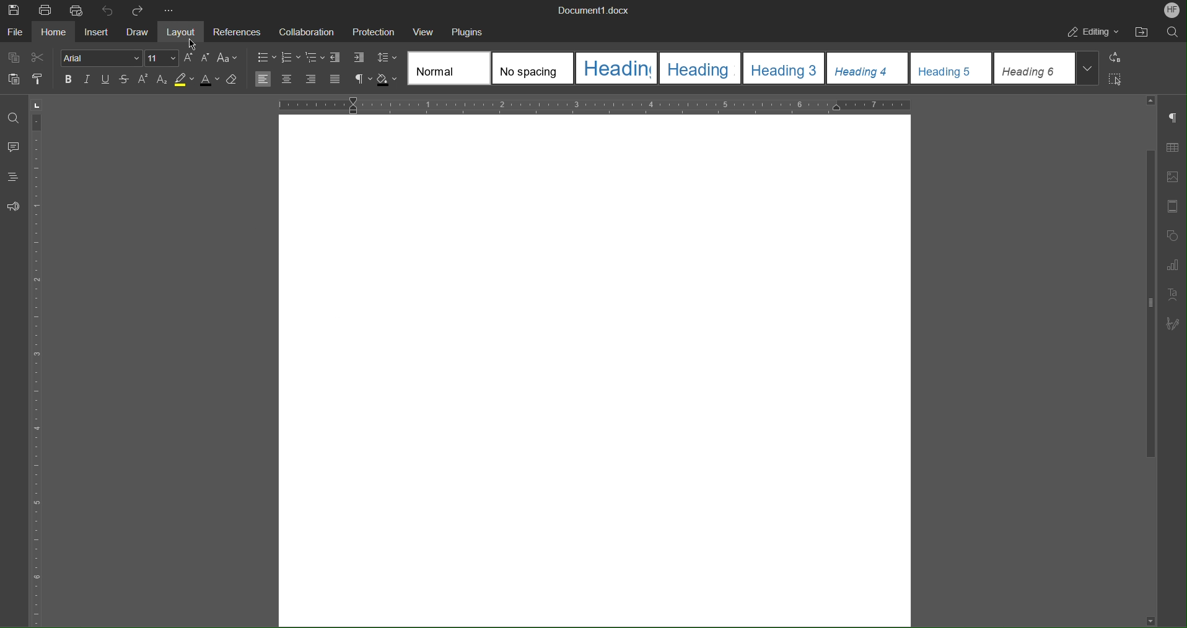  What do you see at coordinates (40, 58) in the screenshot?
I see `Cut` at bounding box center [40, 58].